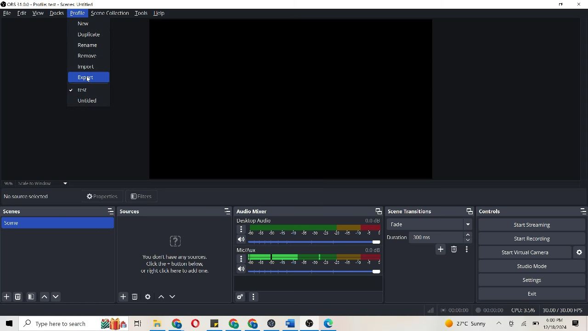 The width and height of the screenshot is (588, 331). Describe the element at coordinates (579, 211) in the screenshot. I see `maximize` at that location.